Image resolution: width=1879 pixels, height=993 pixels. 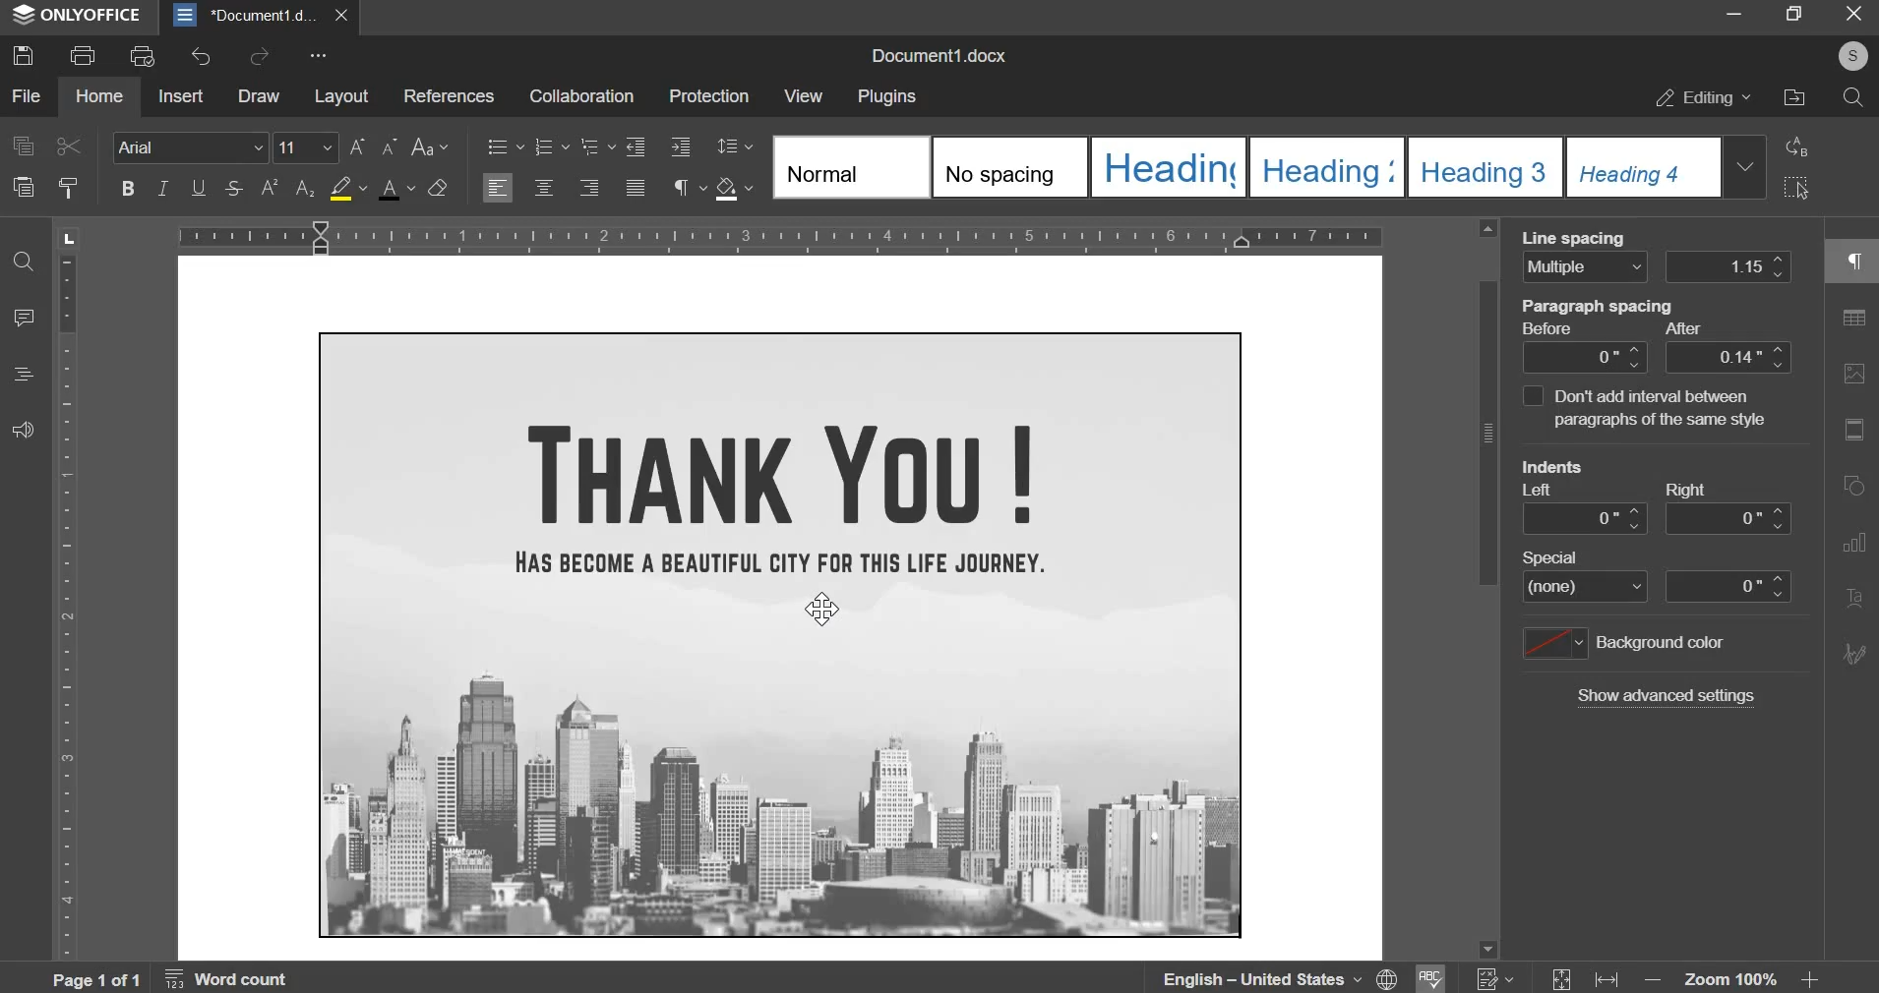 What do you see at coordinates (1853, 96) in the screenshot?
I see `search` at bounding box center [1853, 96].